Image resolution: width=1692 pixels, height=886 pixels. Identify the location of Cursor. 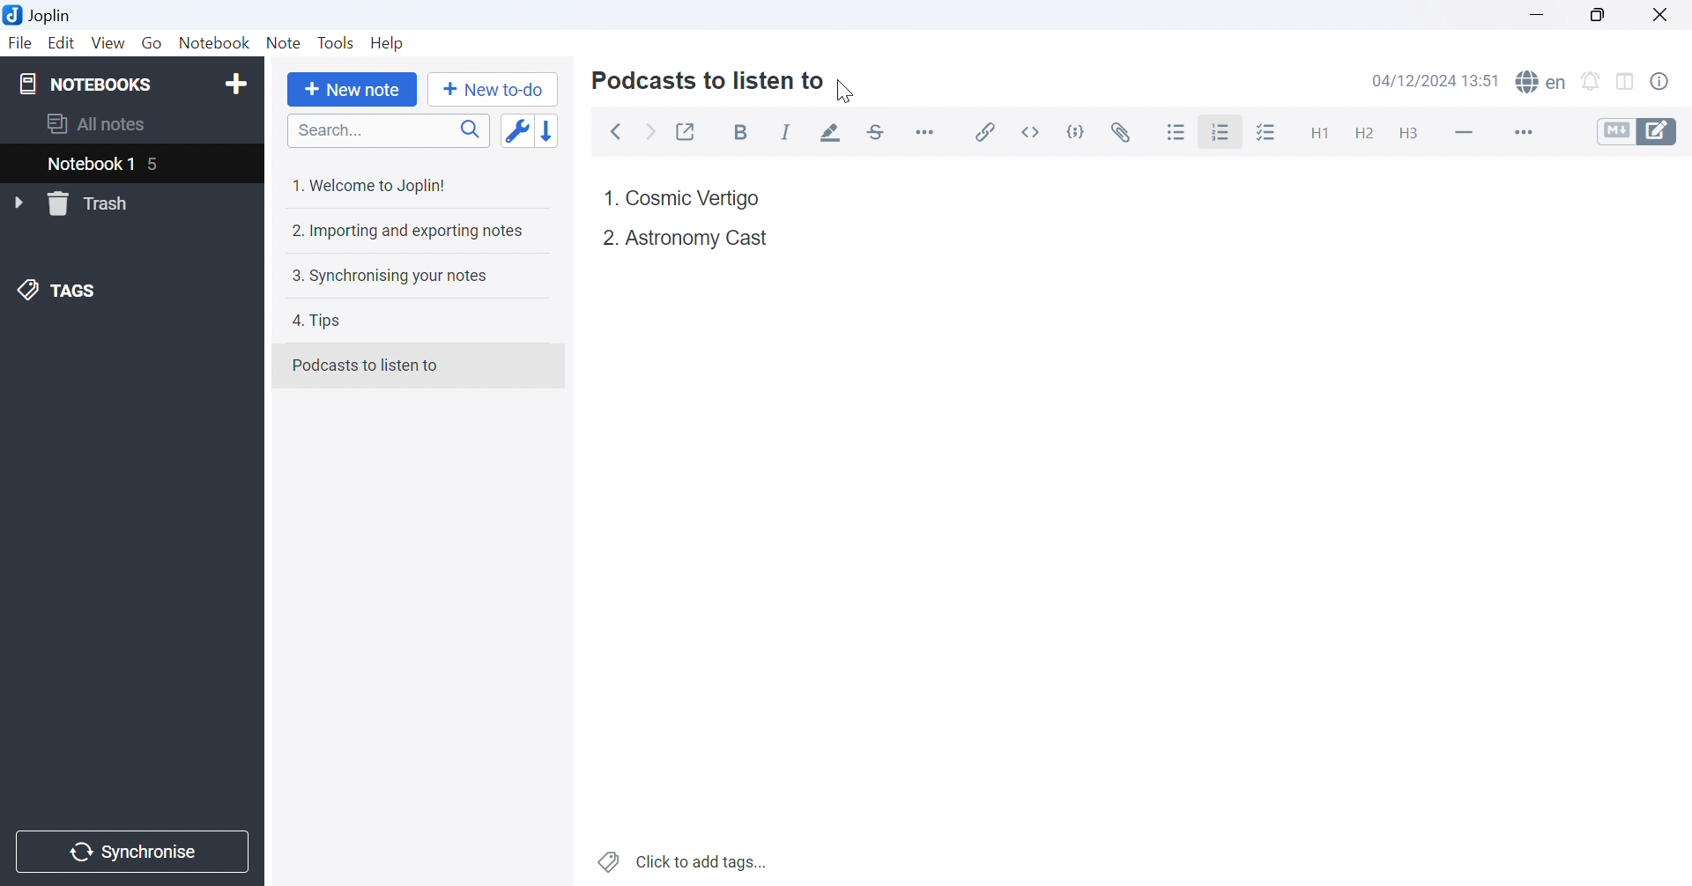
(1219, 137).